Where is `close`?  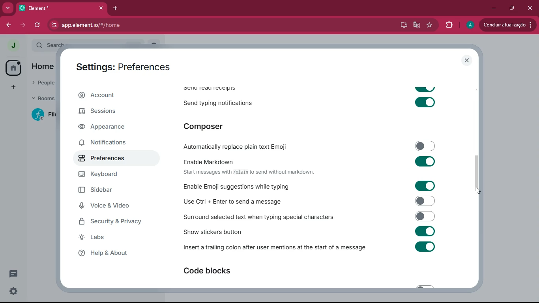 close is located at coordinates (530, 7).